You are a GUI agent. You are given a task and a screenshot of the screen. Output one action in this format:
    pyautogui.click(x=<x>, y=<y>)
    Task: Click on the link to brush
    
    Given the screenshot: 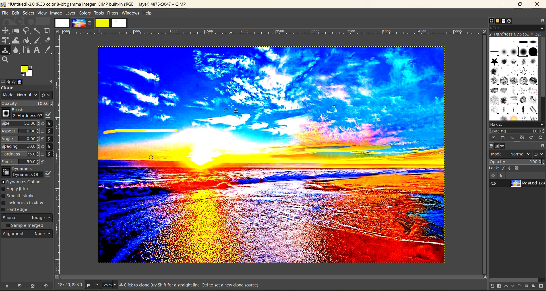 What is the action you would take?
    pyautogui.click(x=51, y=140)
    